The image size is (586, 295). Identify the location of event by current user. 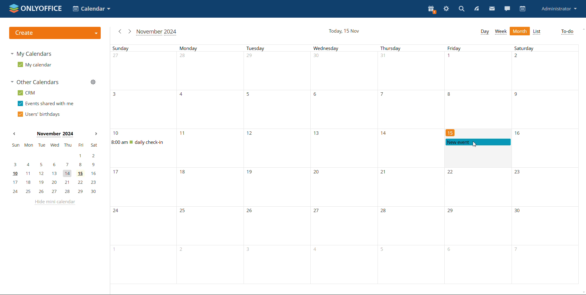
(146, 142).